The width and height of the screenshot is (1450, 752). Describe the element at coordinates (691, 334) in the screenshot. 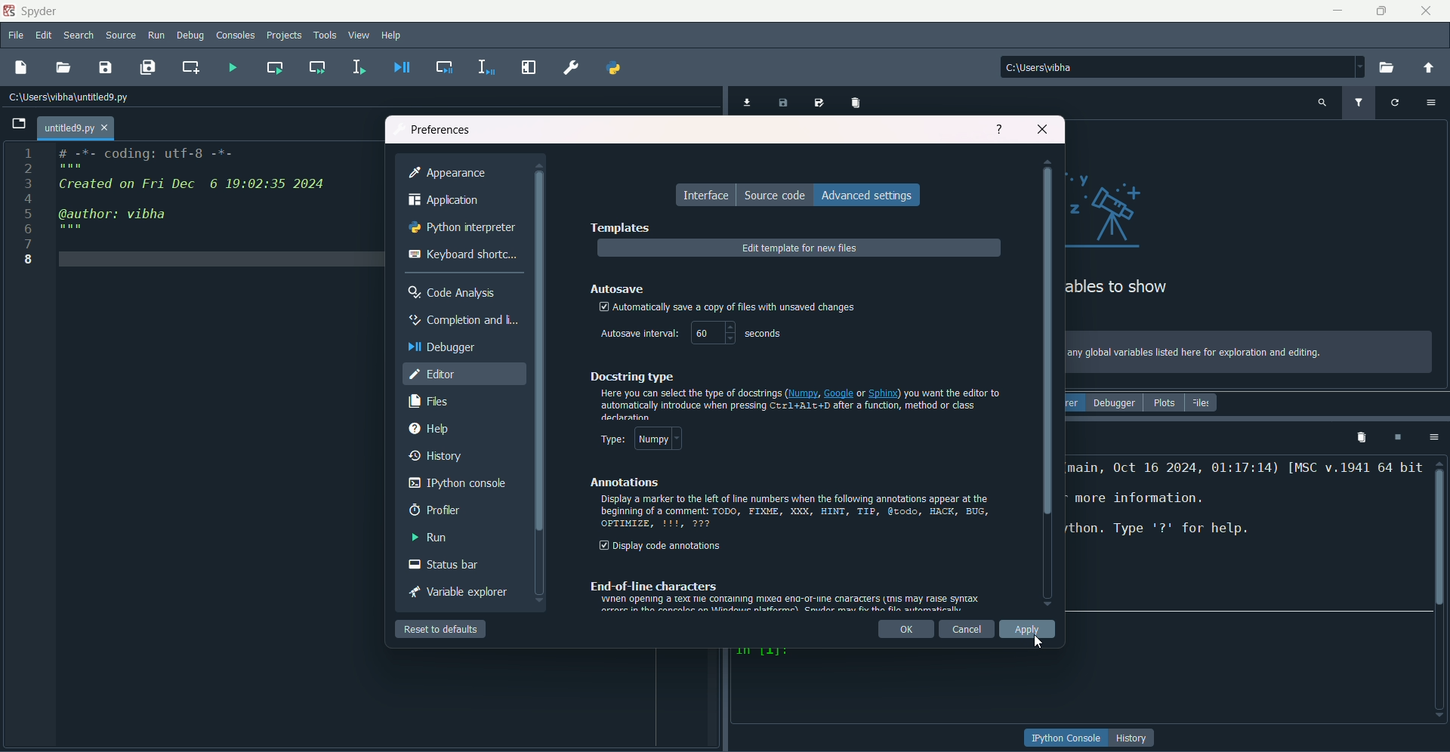

I see `autosave timer` at that location.